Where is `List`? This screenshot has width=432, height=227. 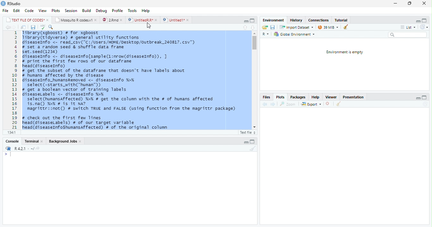
List is located at coordinates (408, 27).